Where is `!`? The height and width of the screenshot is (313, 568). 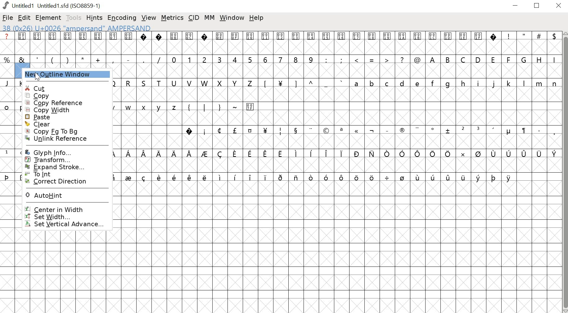 ! is located at coordinates (509, 43).